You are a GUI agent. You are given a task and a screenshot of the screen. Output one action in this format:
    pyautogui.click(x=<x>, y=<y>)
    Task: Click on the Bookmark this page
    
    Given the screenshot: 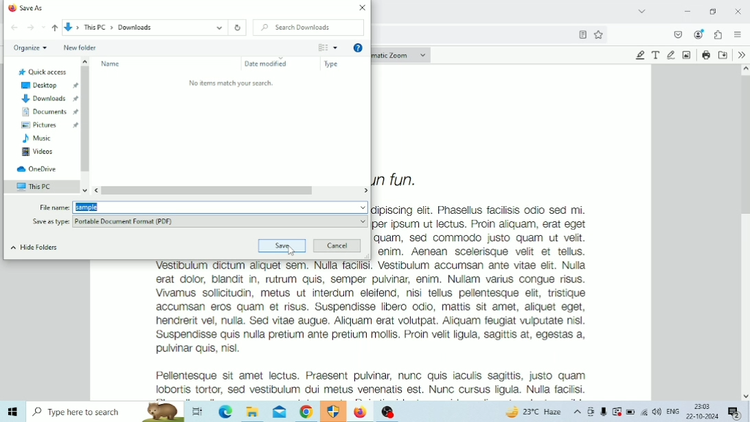 What is the action you would take?
    pyautogui.click(x=583, y=34)
    